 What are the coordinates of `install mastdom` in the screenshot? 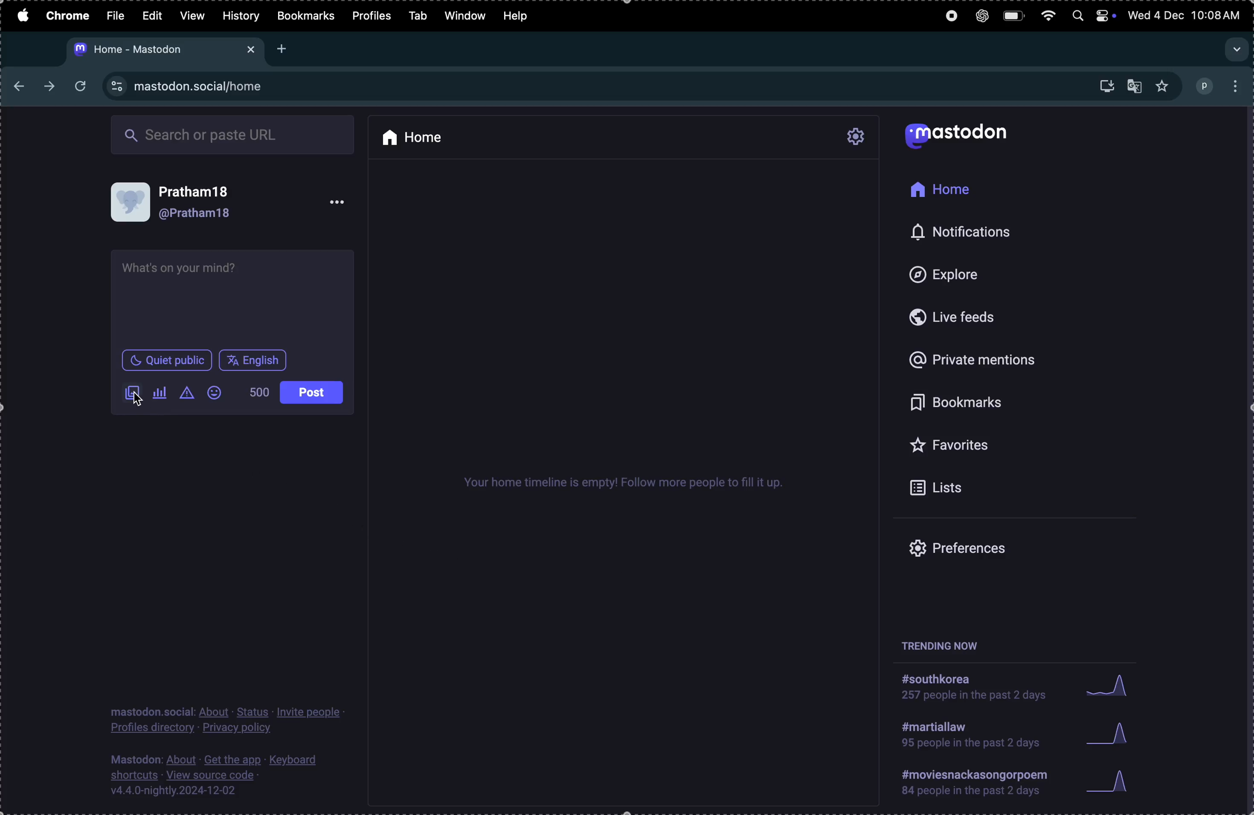 It's located at (1105, 85).